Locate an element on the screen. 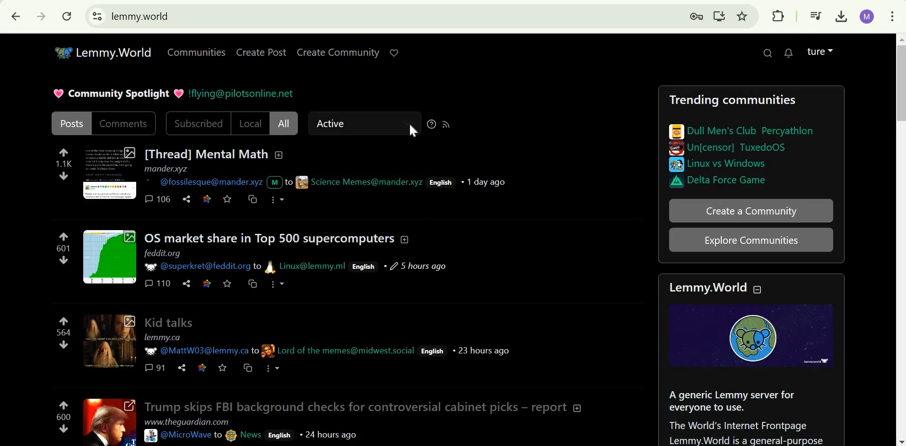  heart is located at coordinates (56, 93).